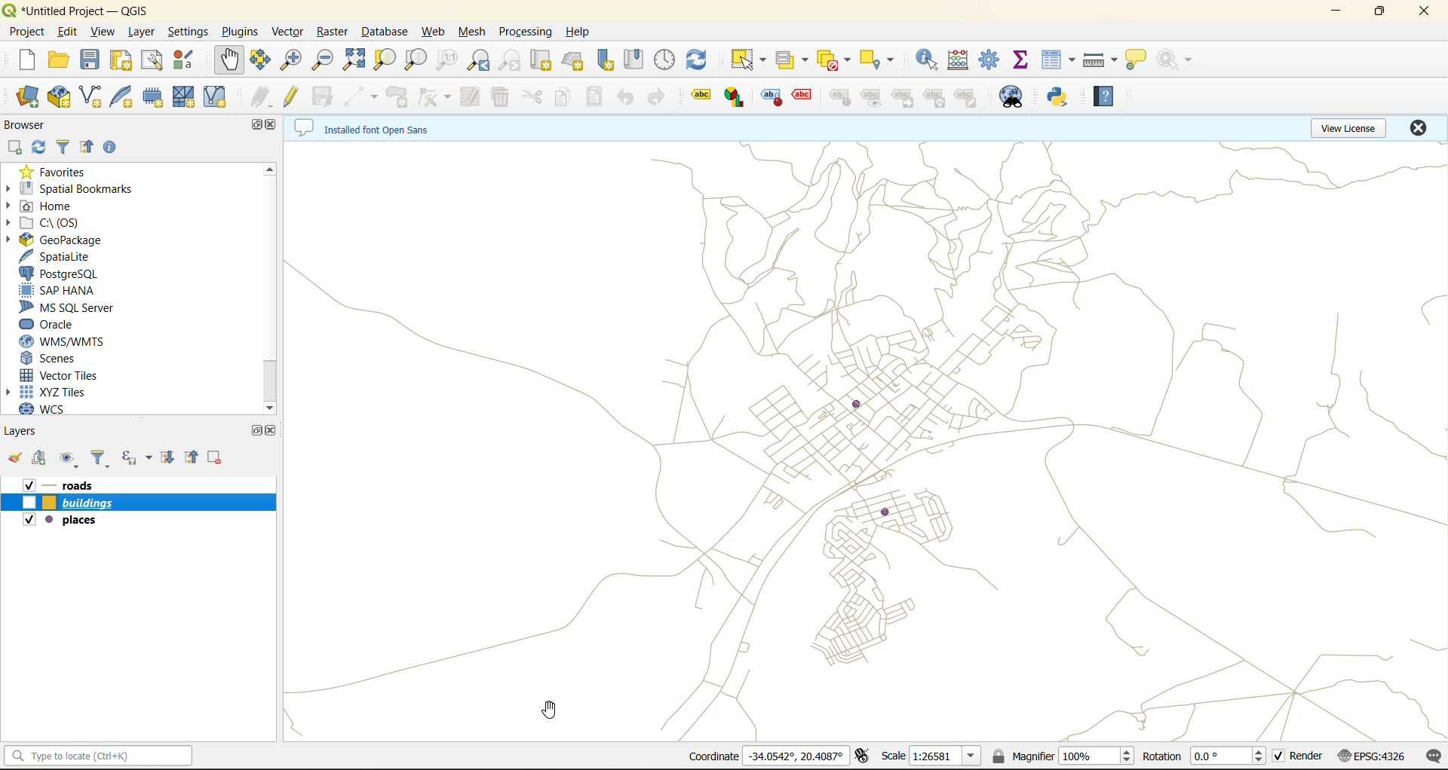 The width and height of the screenshot is (1448, 770). Describe the element at coordinates (1417, 11) in the screenshot. I see `close` at that location.